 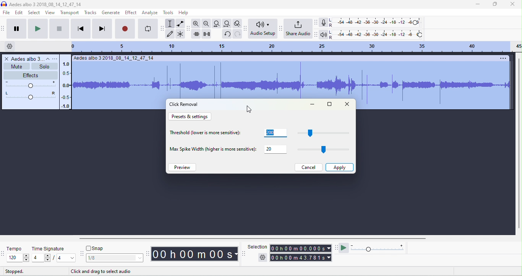 What do you see at coordinates (15, 67) in the screenshot?
I see `mute` at bounding box center [15, 67].